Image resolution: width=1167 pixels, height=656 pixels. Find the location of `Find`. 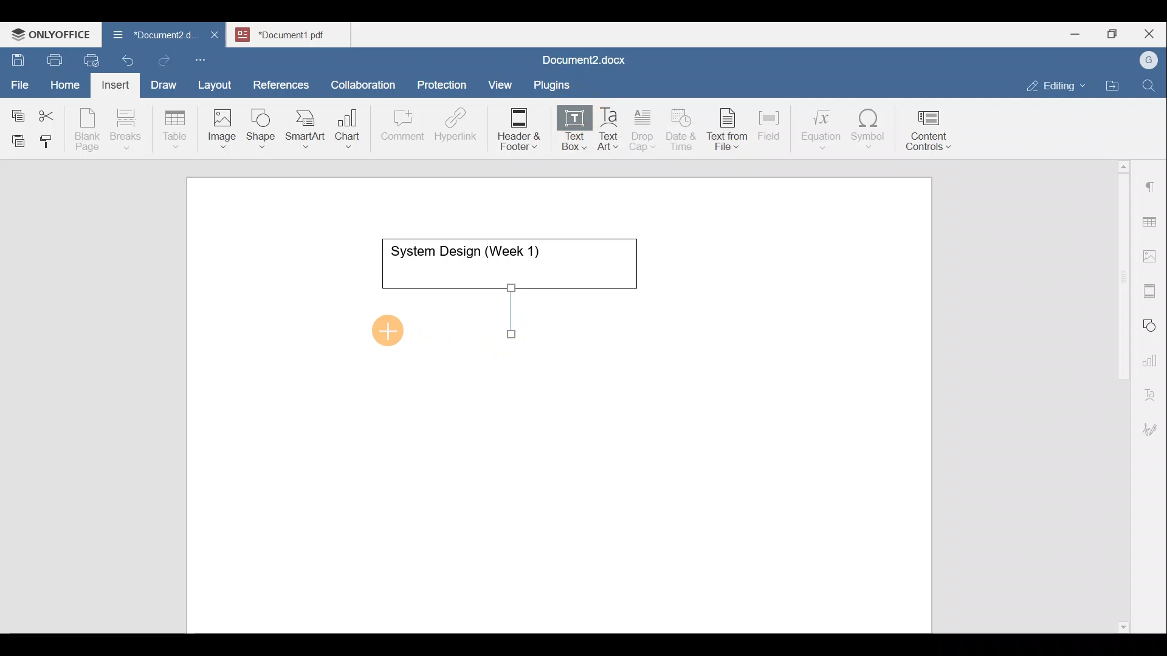

Find is located at coordinates (1150, 86).